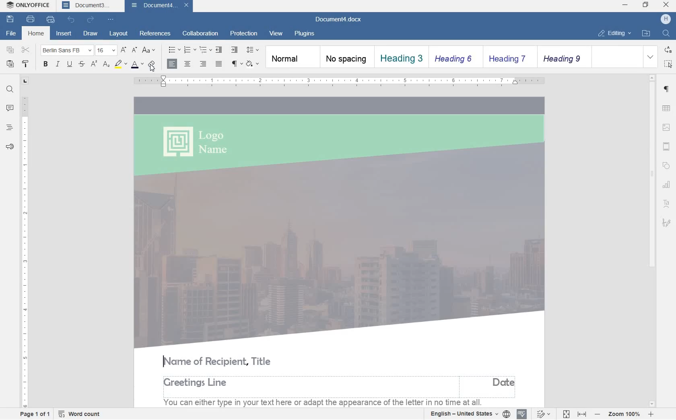 The height and width of the screenshot is (420, 676). I want to click on plugins, so click(305, 33).